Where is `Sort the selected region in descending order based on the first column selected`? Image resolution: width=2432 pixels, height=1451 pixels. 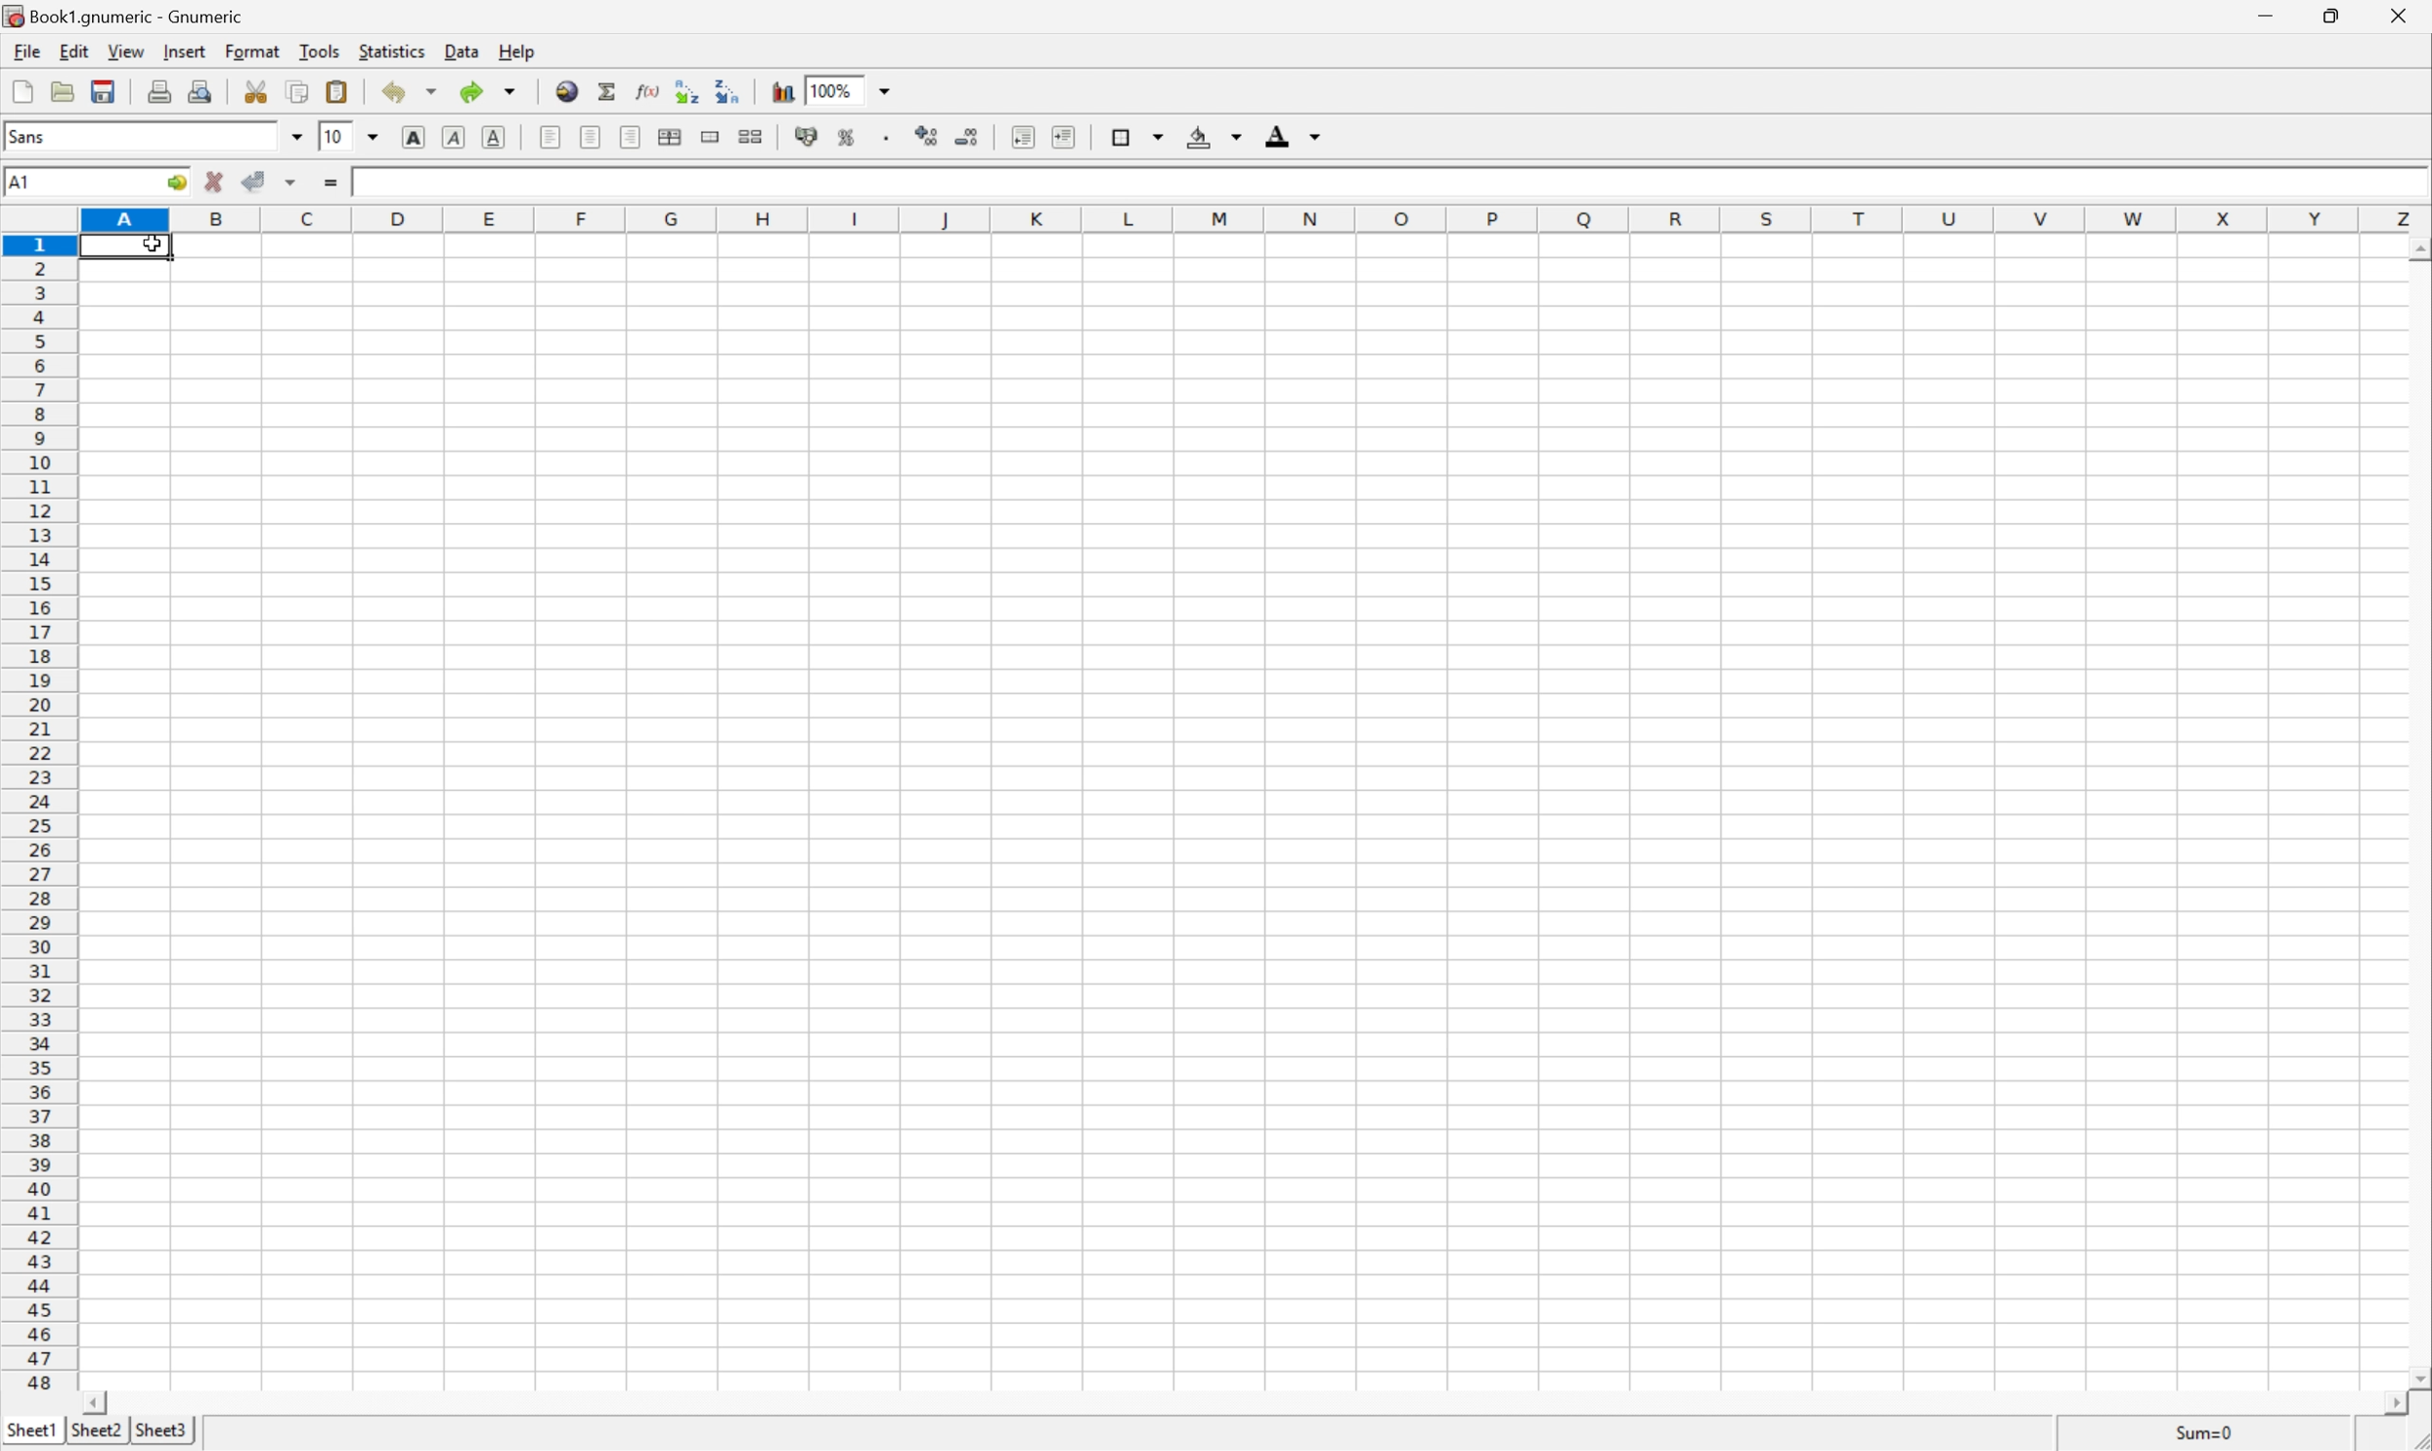
Sort the selected region in descending order based on the first column selected is located at coordinates (729, 92).